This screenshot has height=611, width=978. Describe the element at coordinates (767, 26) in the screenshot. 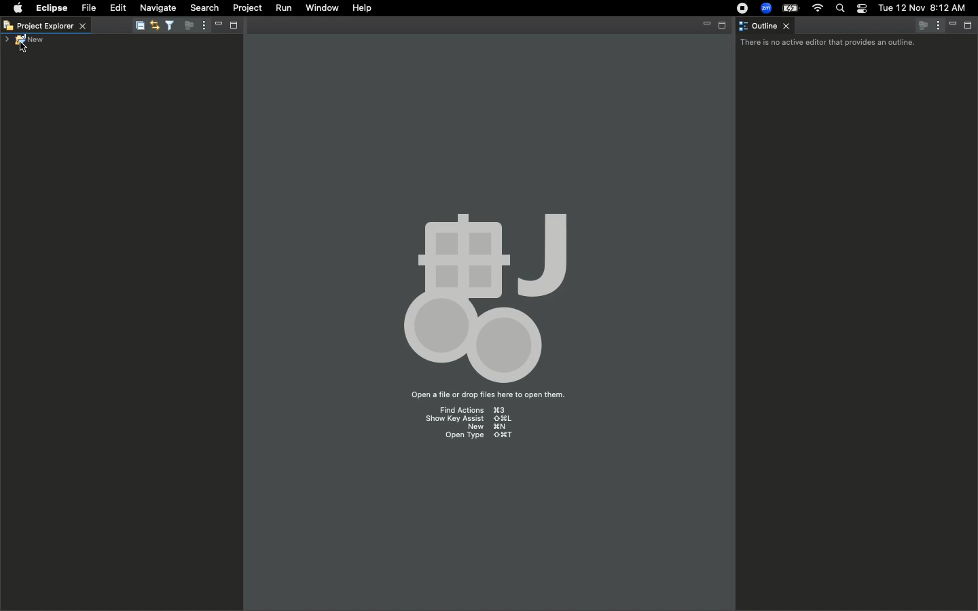

I see `Outline` at that location.